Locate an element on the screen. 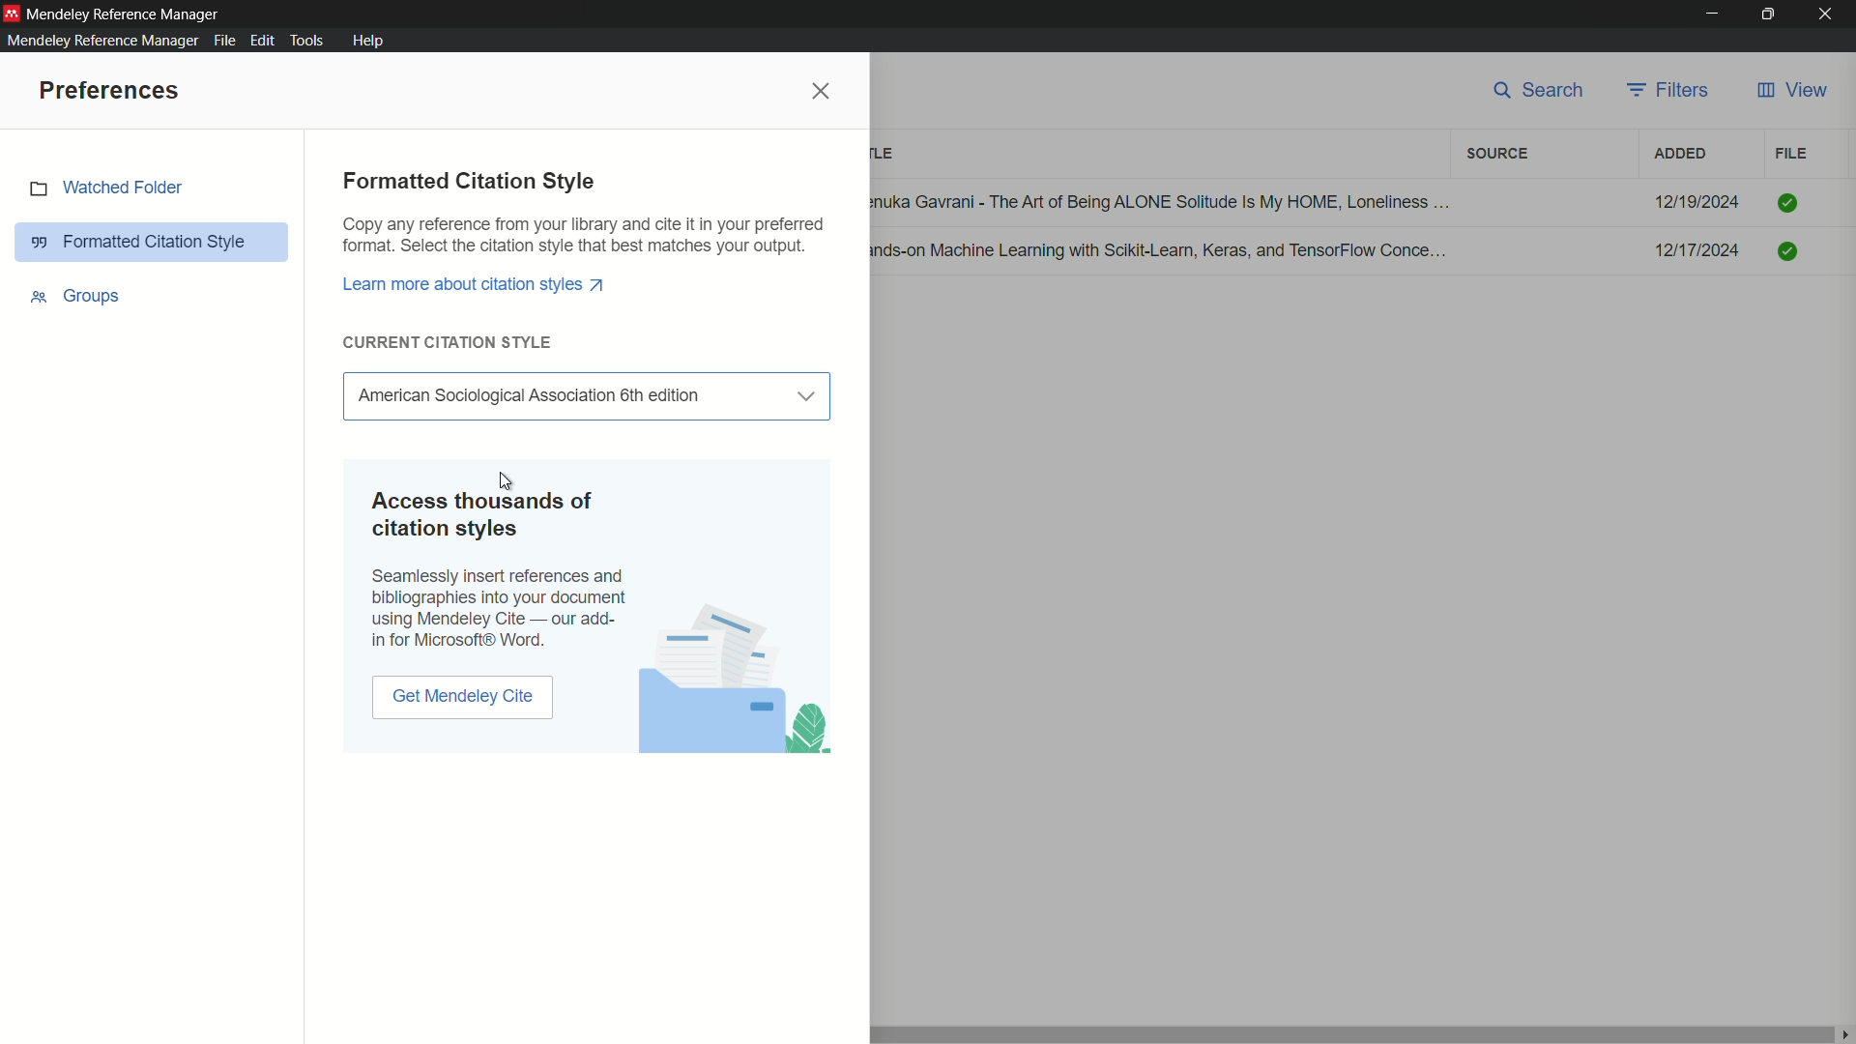 The height and width of the screenshot is (1044, 1856). edit menu is located at coordinates (262, 41).